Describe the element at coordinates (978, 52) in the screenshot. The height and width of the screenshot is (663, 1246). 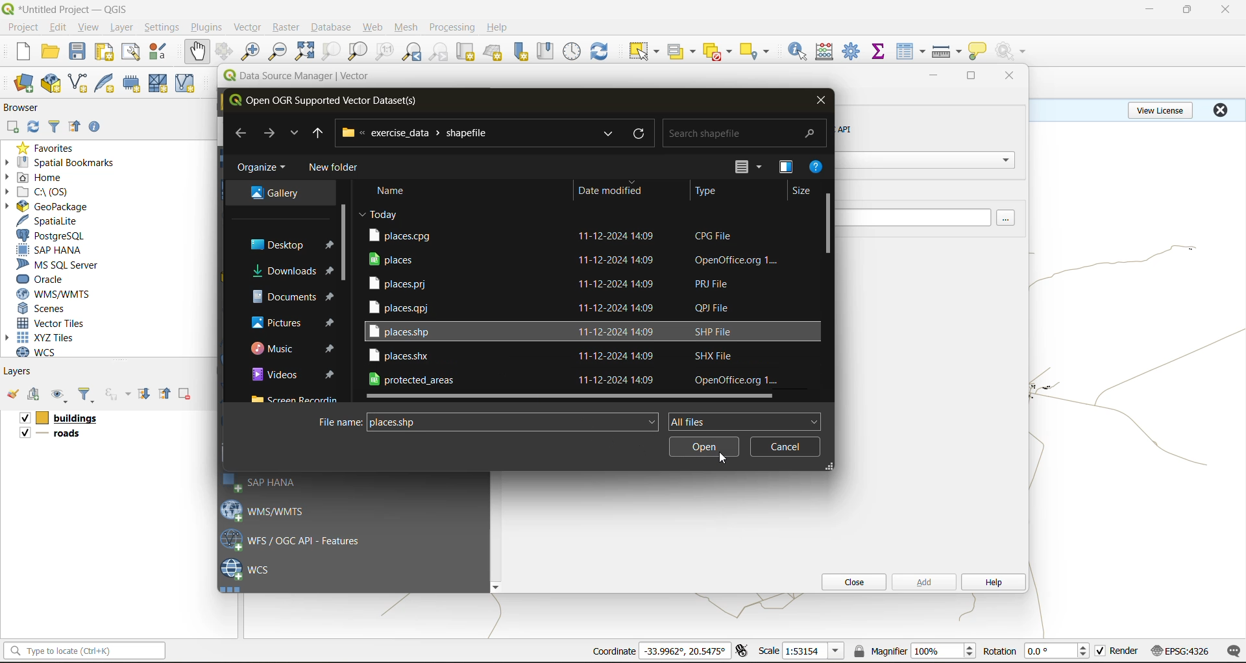
I see `show tips` at that location.